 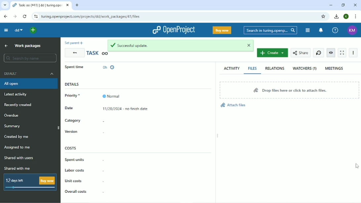 I want to click on Back, so click(x=6, y=17).